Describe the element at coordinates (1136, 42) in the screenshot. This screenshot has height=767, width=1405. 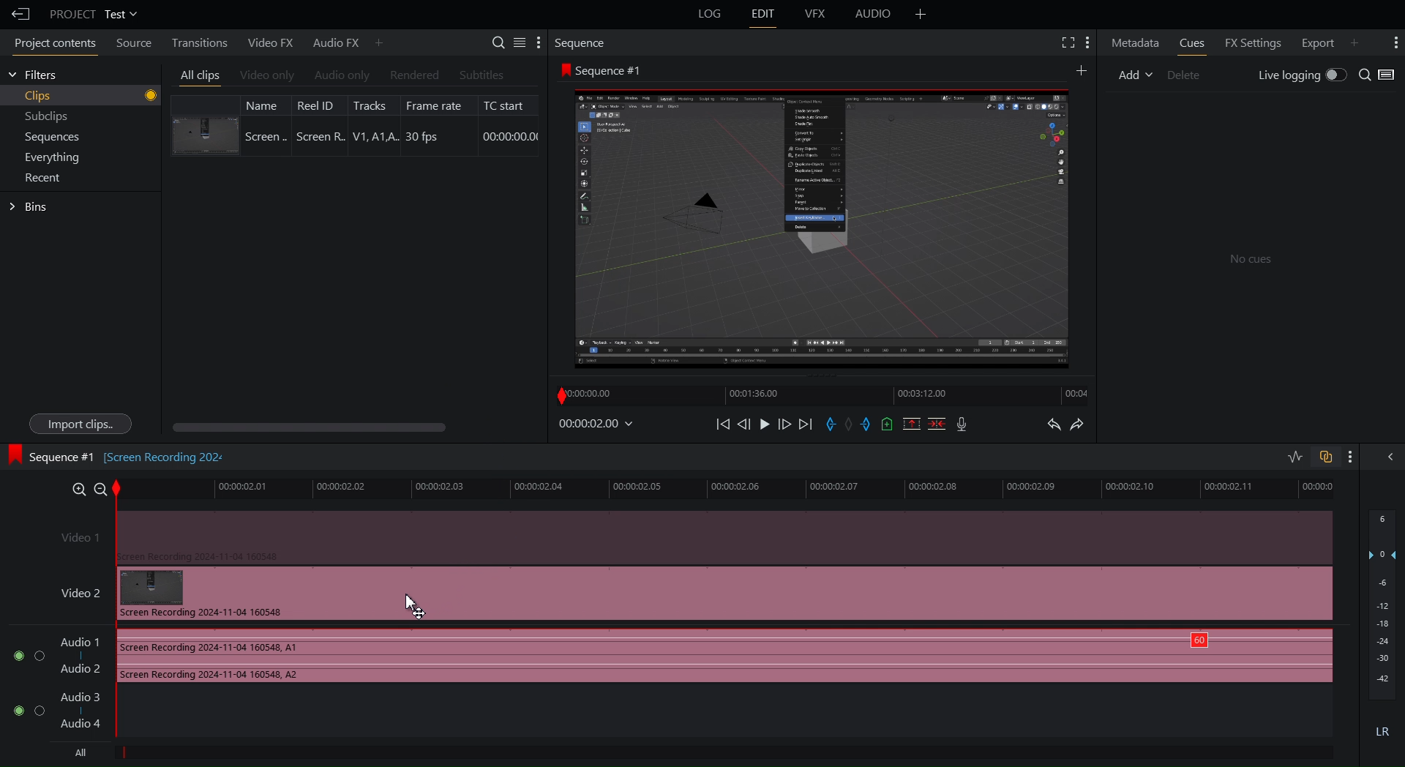
I see `Metadata` at that location.